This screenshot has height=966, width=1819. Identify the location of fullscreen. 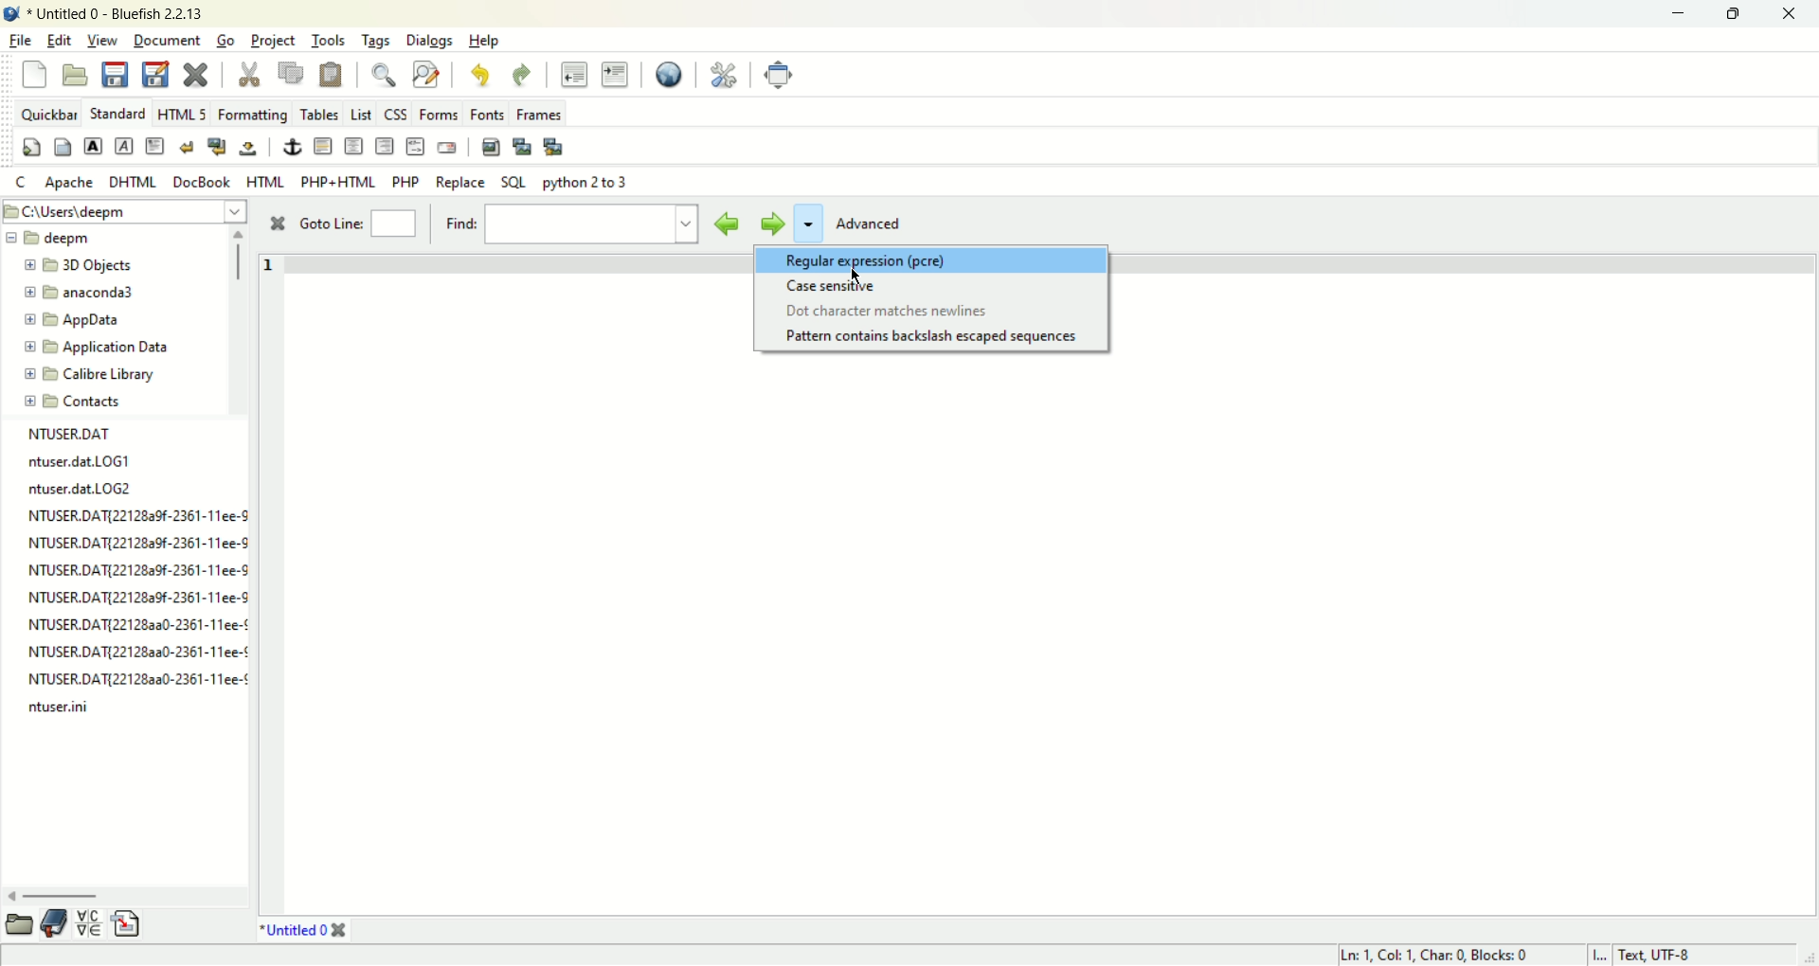
(778, 74).